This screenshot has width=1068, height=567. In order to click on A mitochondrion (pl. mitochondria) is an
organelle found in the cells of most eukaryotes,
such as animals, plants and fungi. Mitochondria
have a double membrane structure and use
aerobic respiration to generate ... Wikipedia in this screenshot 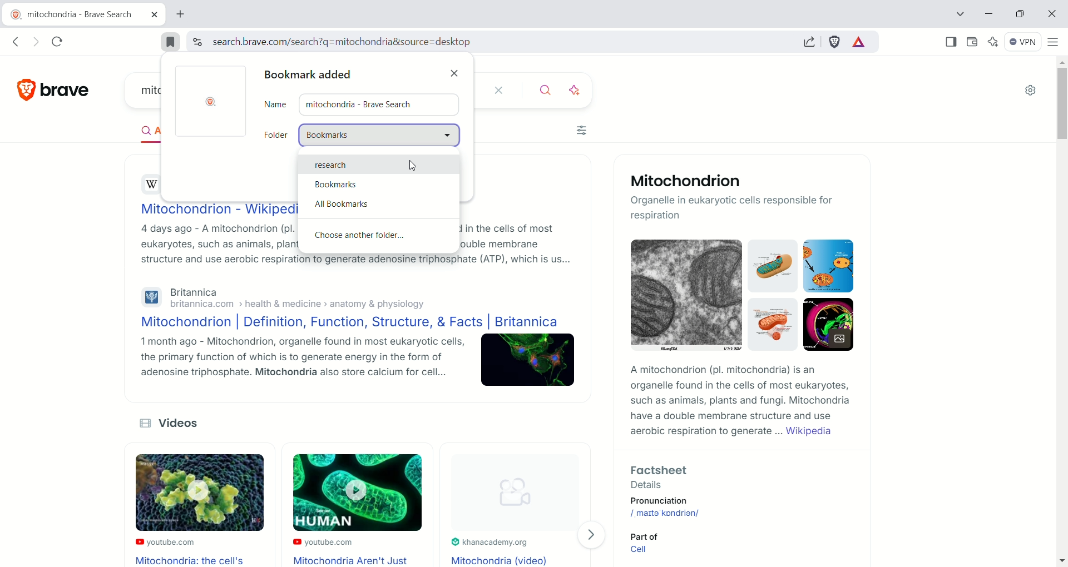, I will do `click(736, 402)`.